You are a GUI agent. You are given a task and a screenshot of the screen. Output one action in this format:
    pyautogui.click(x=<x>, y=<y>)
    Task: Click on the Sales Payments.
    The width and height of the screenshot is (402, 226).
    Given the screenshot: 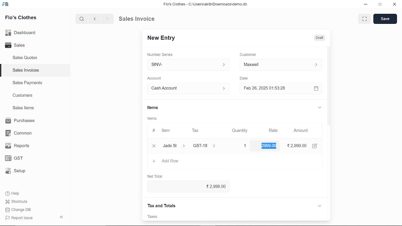 What is the action you would take?
    pyautogui.click(x=27, y=83)
    